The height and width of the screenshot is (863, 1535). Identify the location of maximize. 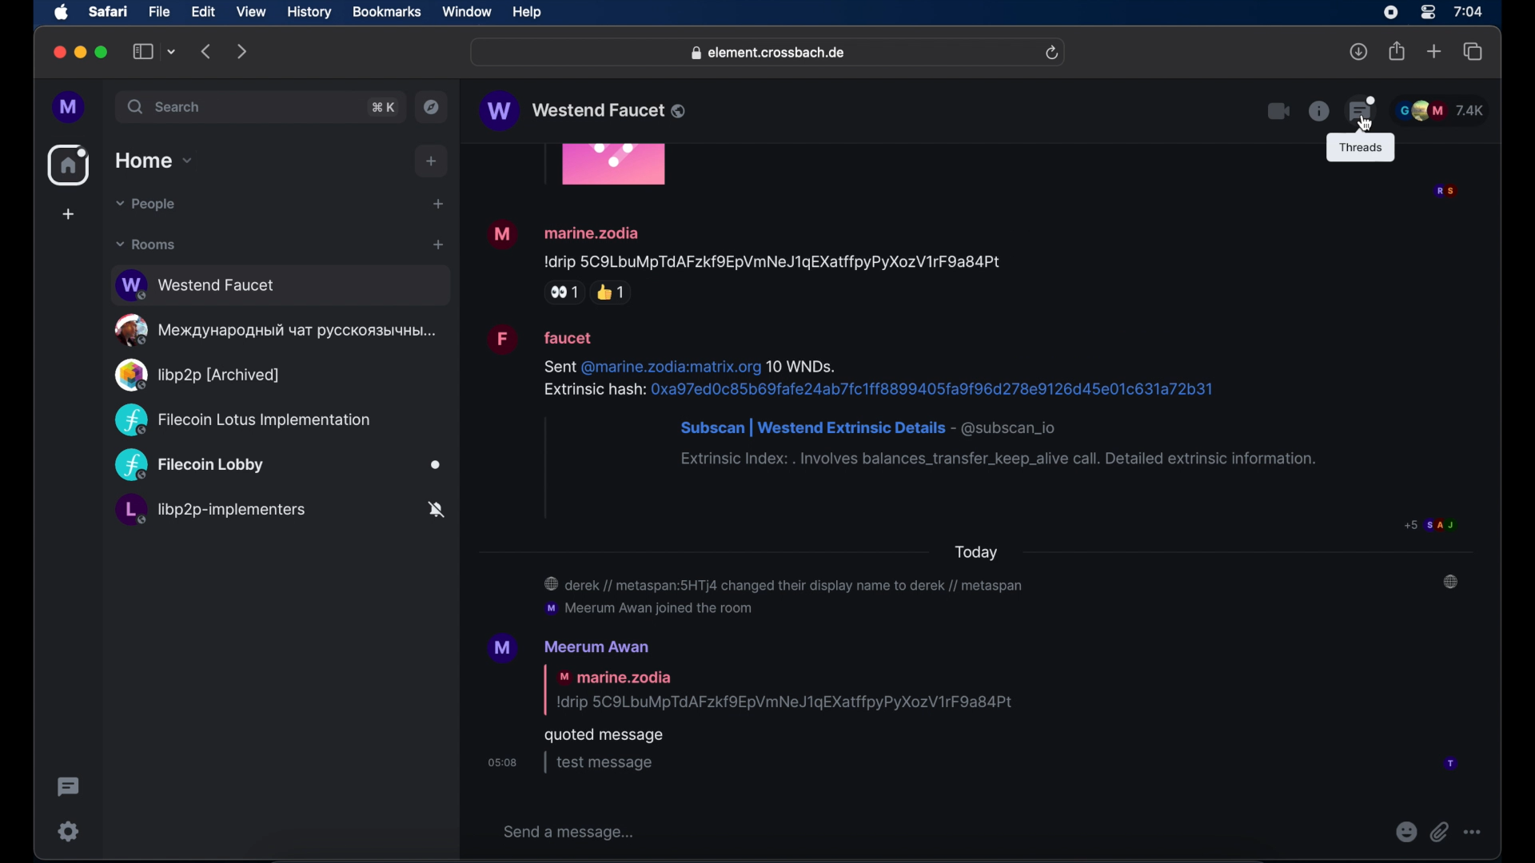
(102, 53).